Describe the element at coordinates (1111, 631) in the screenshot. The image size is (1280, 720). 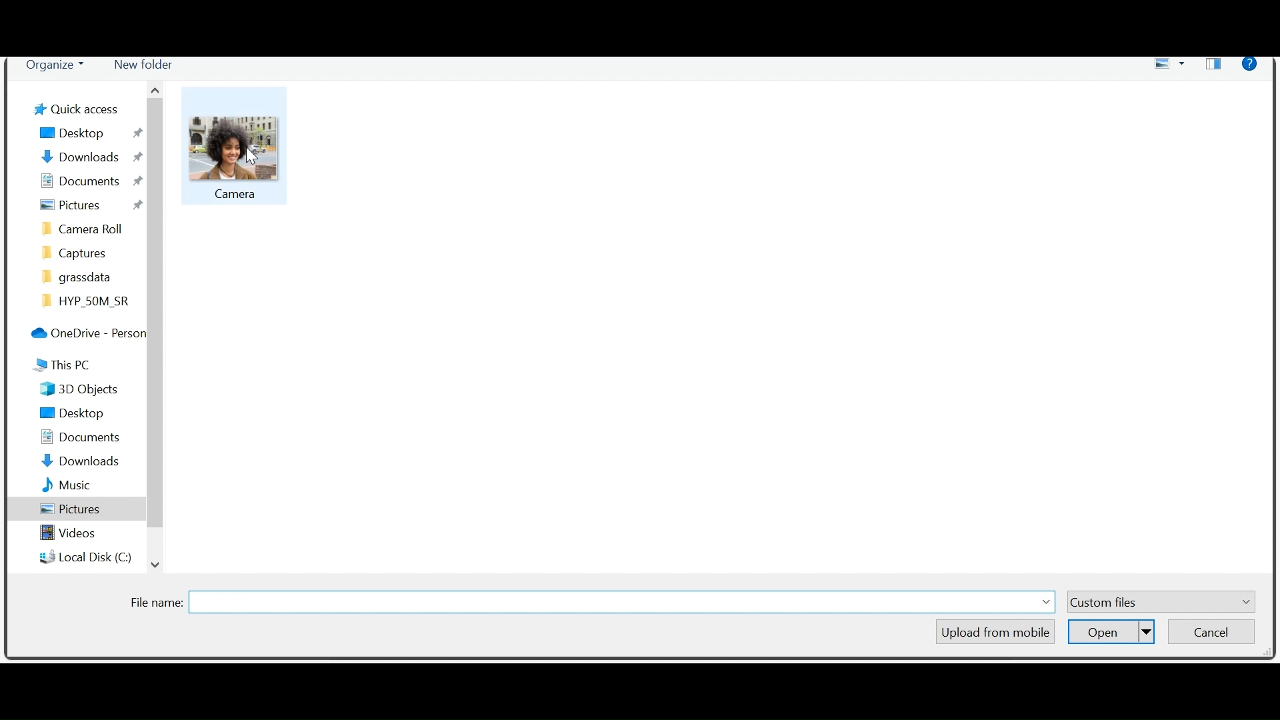
I see `Open` at that location.